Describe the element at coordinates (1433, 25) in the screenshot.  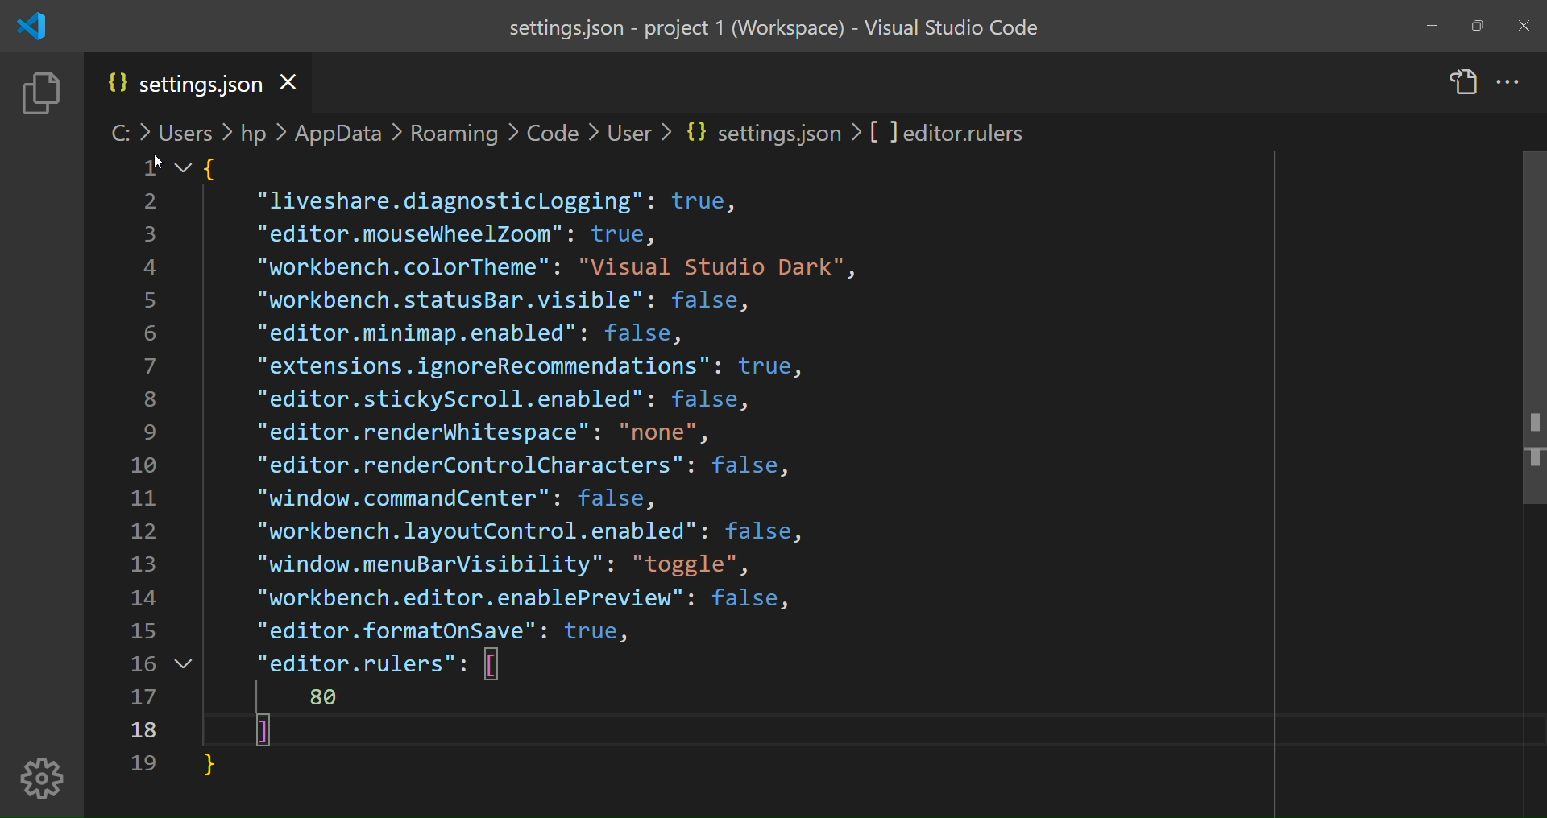
I see `minimize` at that location.